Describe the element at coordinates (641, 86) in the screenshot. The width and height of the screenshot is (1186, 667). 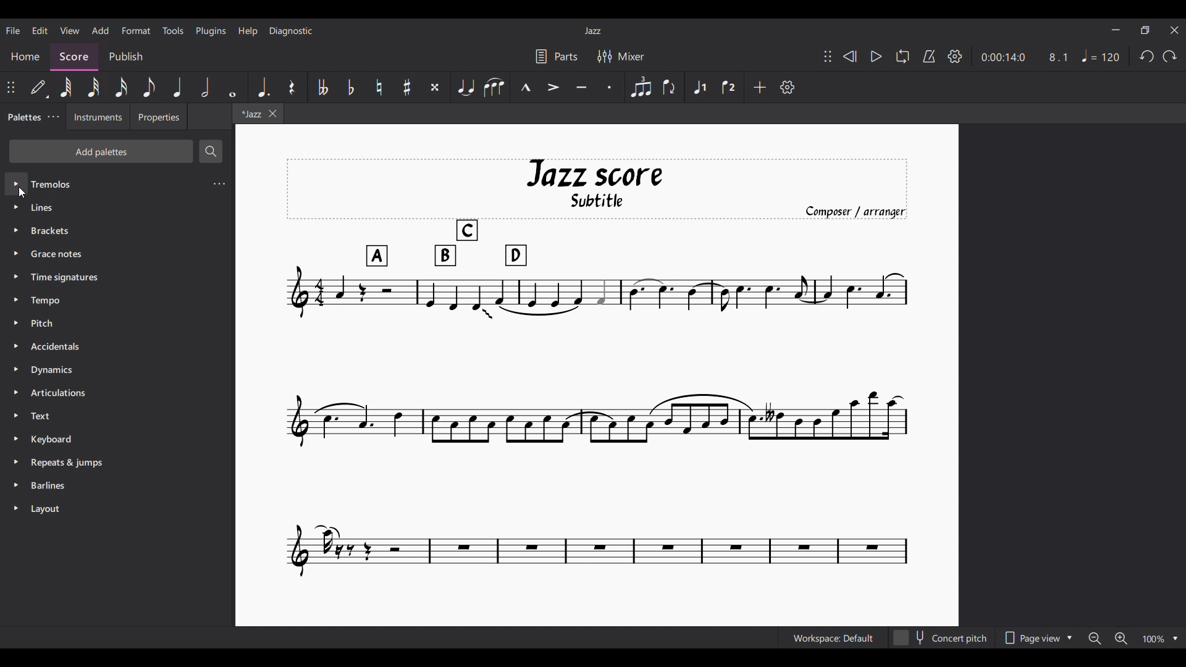
I see `Tuplet` at that location.